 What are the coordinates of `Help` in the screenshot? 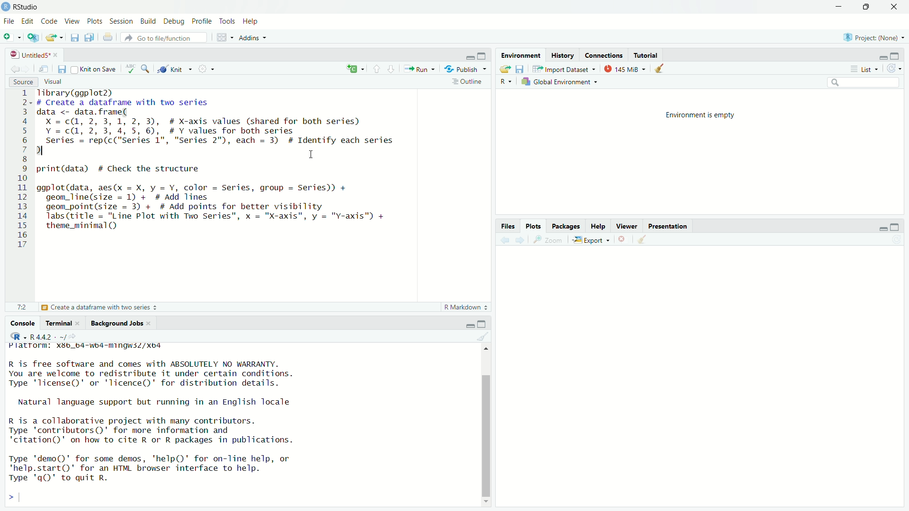 It's located at (252, 22).